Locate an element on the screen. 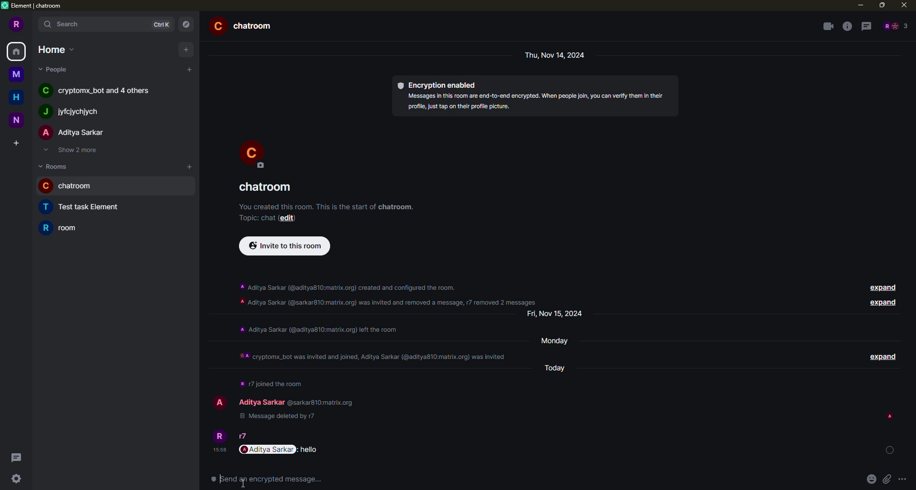  navigator is located at coordinates (186, 24).